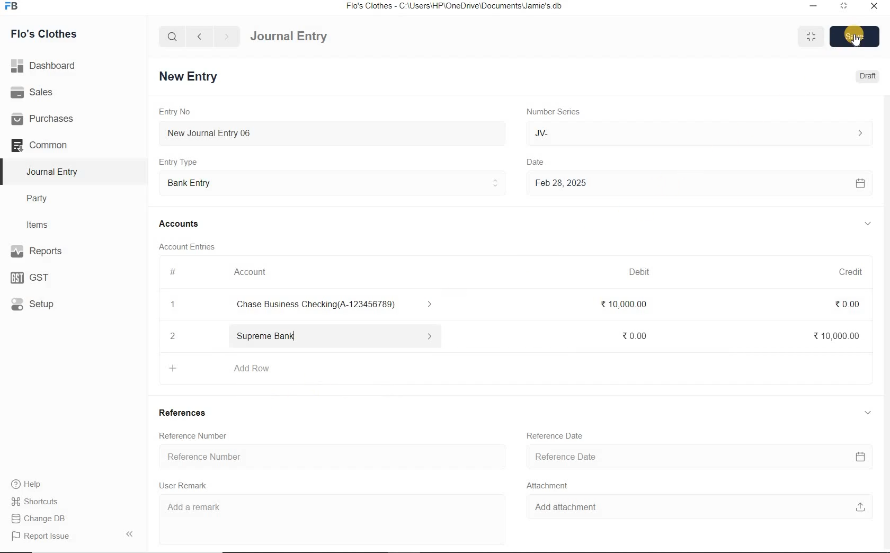  What do you see at coordinates (129, 533) in the screenshot?
I see `Collpase` at bounding box center [129, 533].